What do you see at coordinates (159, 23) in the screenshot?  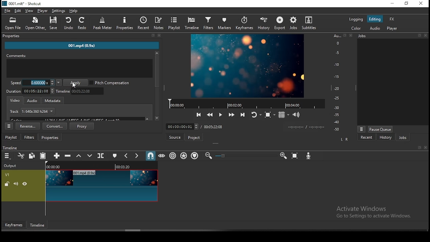 I see `notes` at bounding box center [159, 23].